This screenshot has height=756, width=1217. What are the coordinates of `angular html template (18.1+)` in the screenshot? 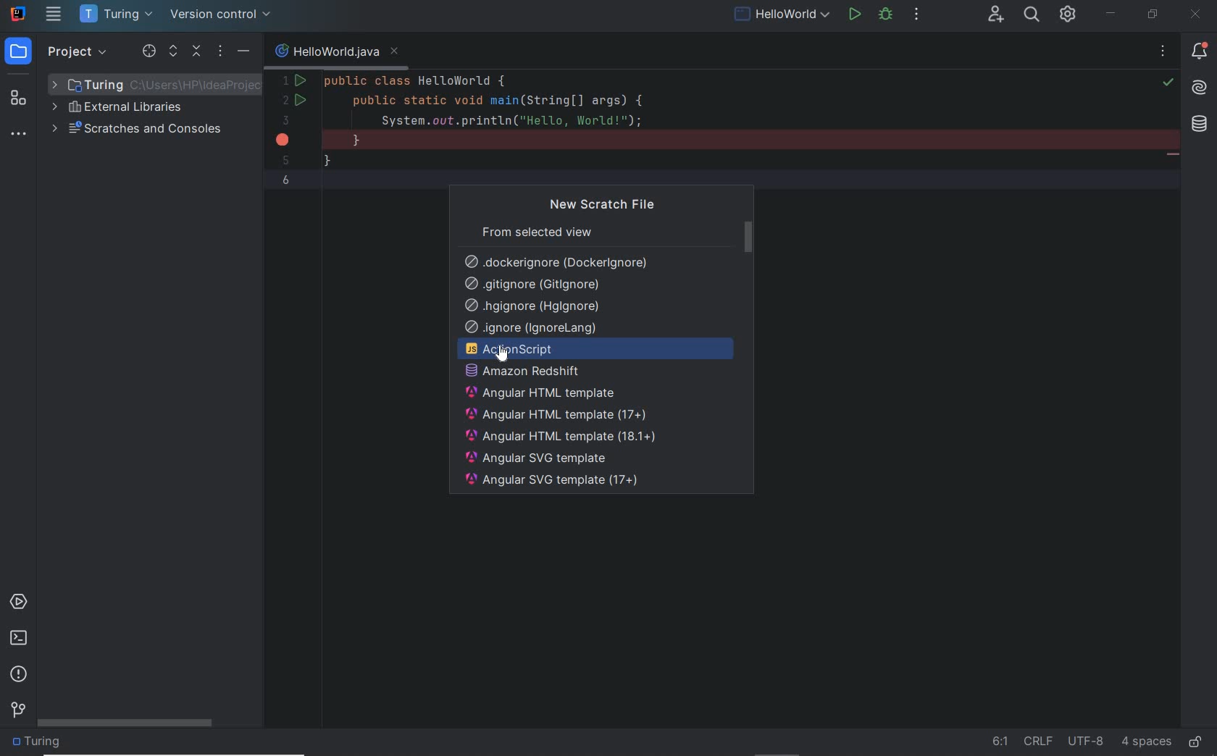 It's located at (561, 437).